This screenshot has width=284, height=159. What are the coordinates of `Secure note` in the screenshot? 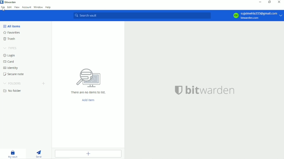 It's located at (14, 74).